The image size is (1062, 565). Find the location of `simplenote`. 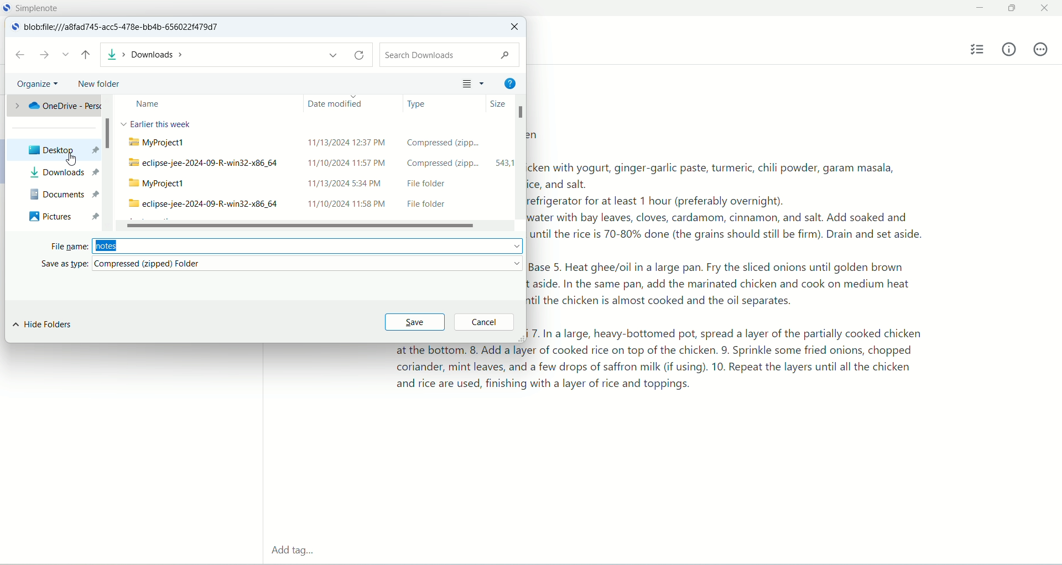

simplenote is located at coordinates (40, 8).